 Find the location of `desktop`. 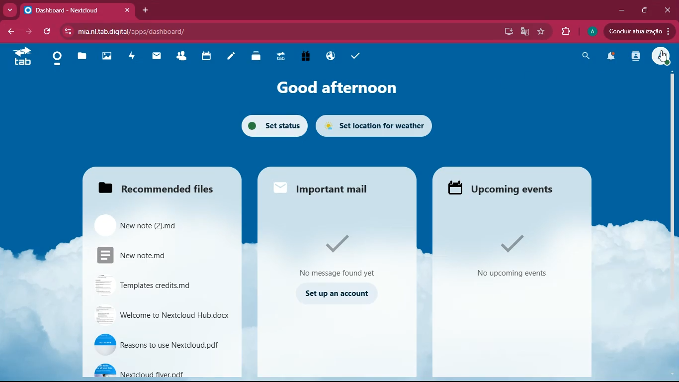

desktop is located at coordinates (506, 32).